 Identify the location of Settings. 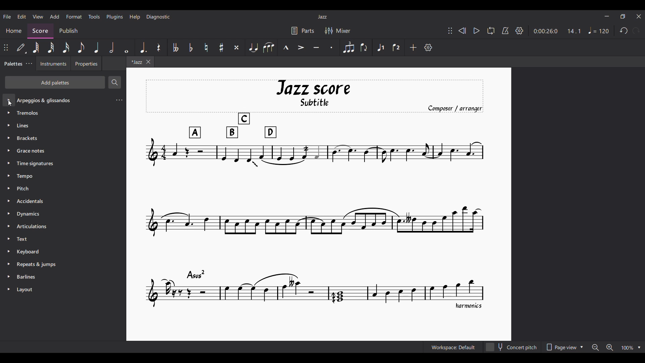
(519, 31).